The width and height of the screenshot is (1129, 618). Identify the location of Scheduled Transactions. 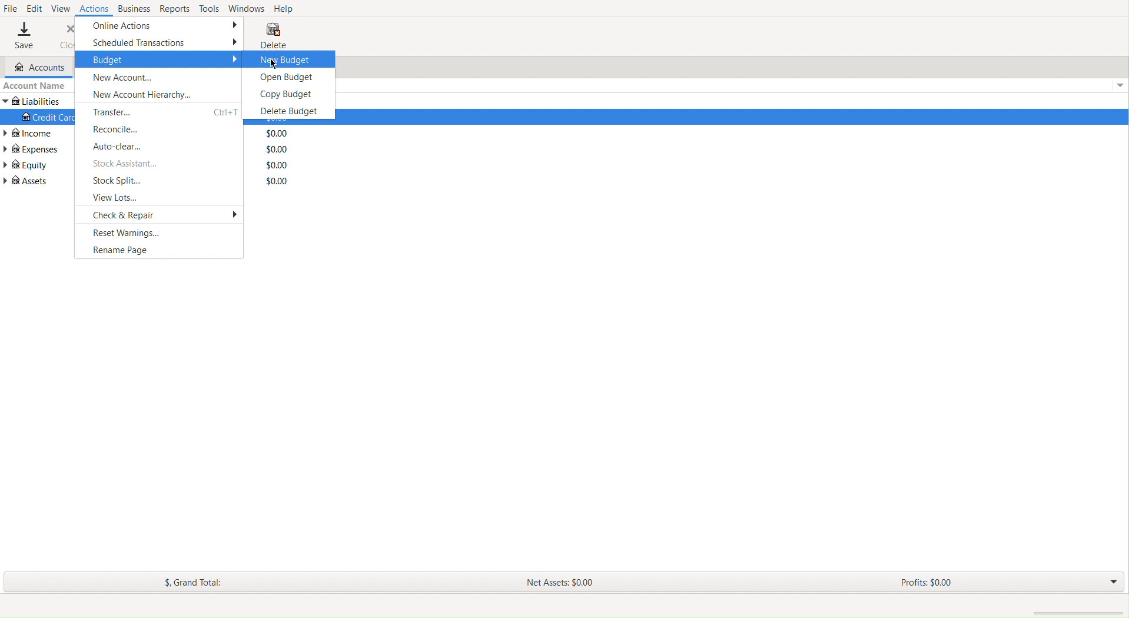
(161, 42).